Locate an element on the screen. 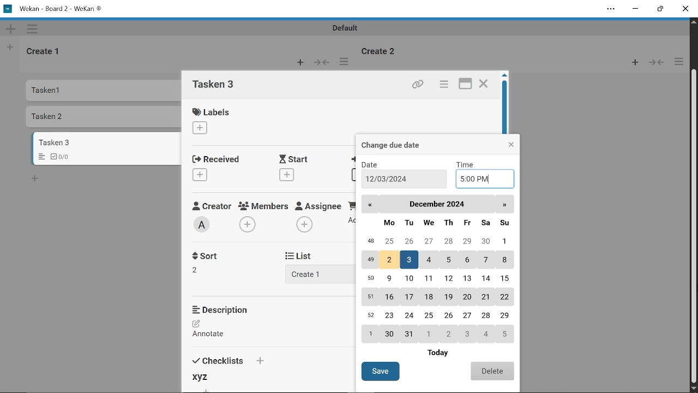 This screenshot has width=698, height=393. Delete is located at coordinates (492, 371).